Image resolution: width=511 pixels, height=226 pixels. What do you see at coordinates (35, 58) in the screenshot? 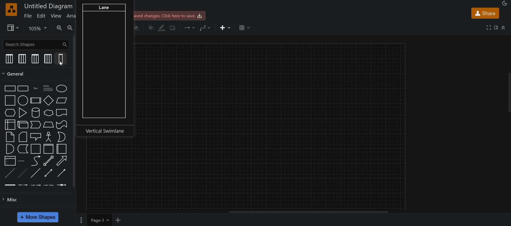
I see `vertical pool 1` at bounding box center [35, 58].